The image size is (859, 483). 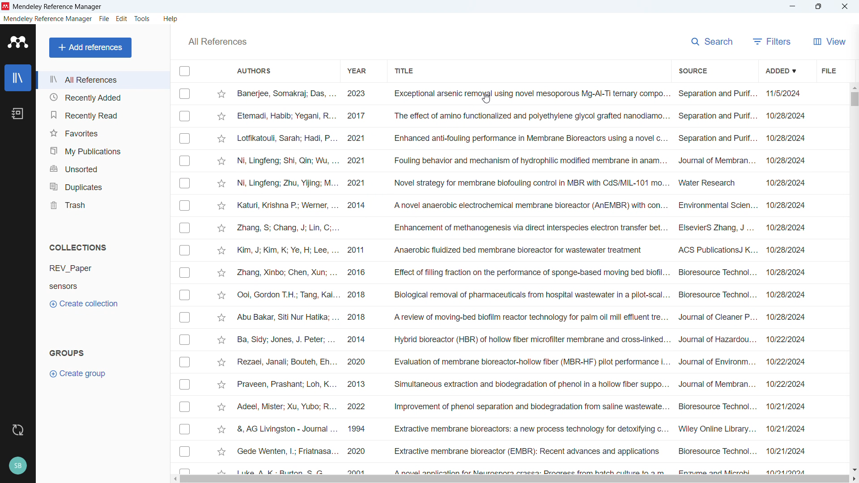 I want to click on adeel,mister,xu,yubo,r, so click(x=286, y=407).